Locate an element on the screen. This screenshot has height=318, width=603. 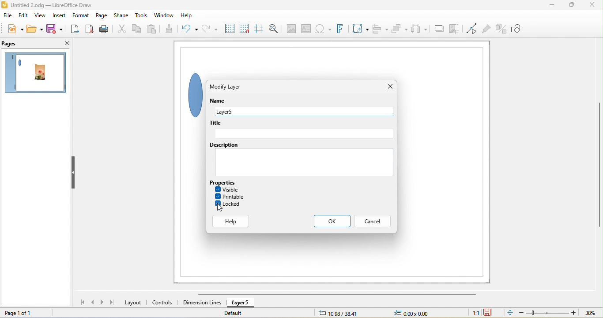
previous page is located at coordinates (93, 302).